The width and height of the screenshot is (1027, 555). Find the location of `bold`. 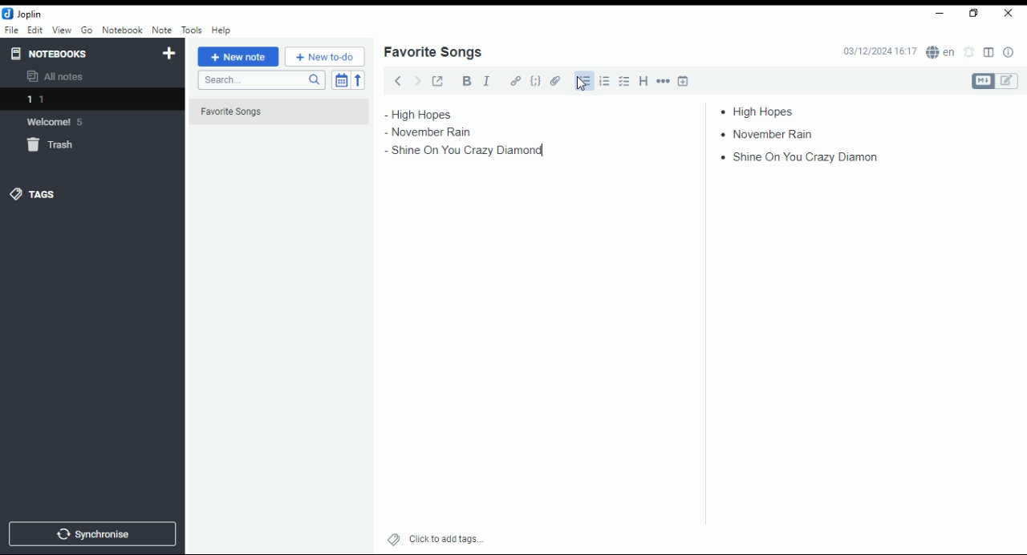

bold is located at coordinates (466, 81).